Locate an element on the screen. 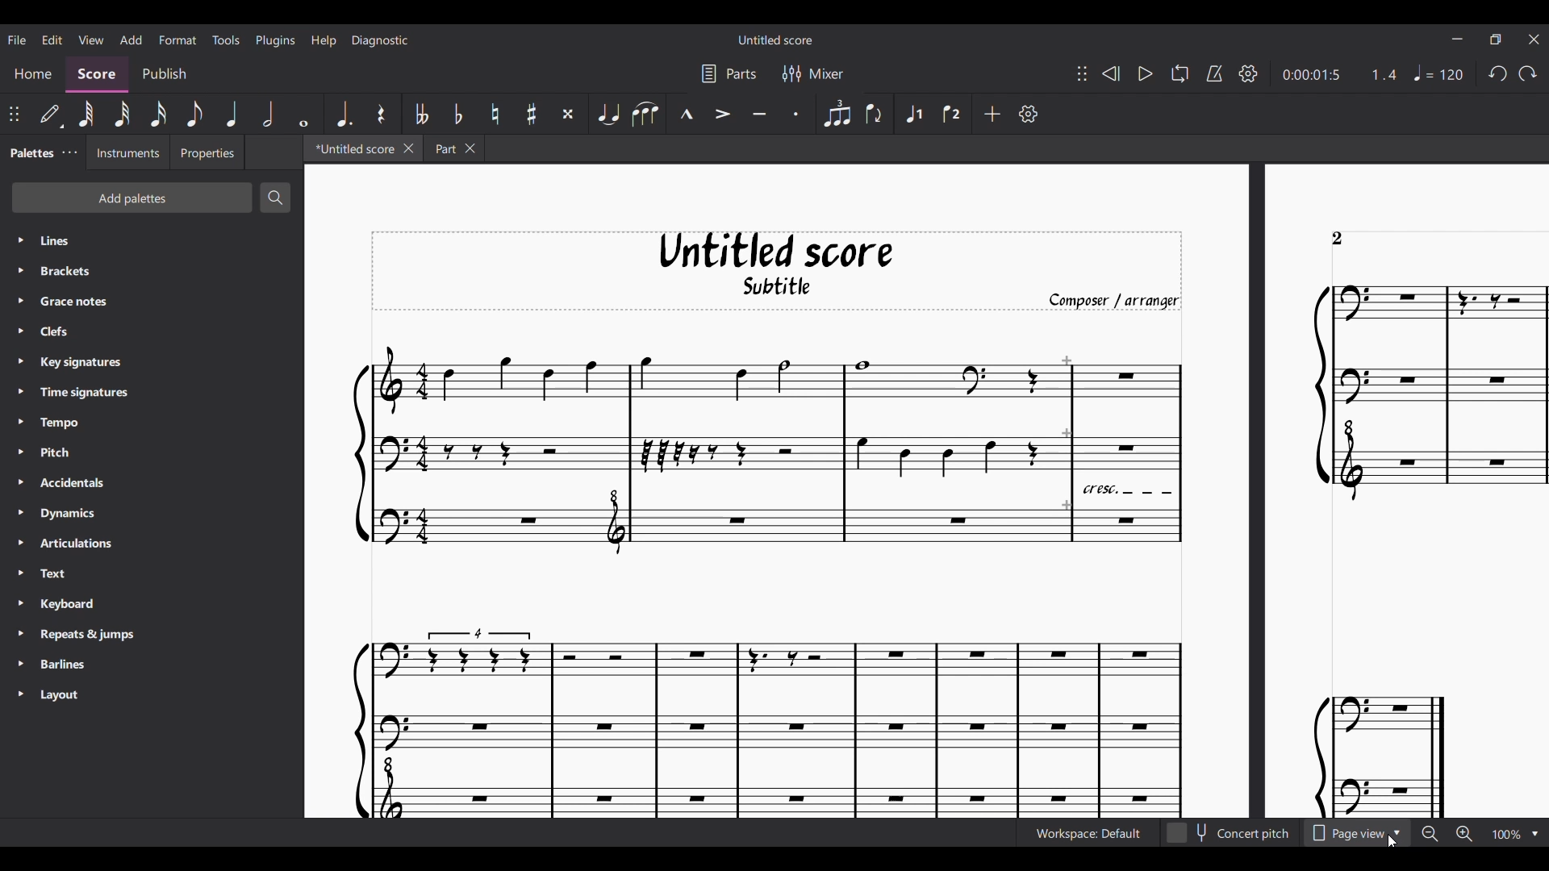 The height and width of the screenshot is (871, 1549). Customize toolbar is located at coordinates (1029, 114).